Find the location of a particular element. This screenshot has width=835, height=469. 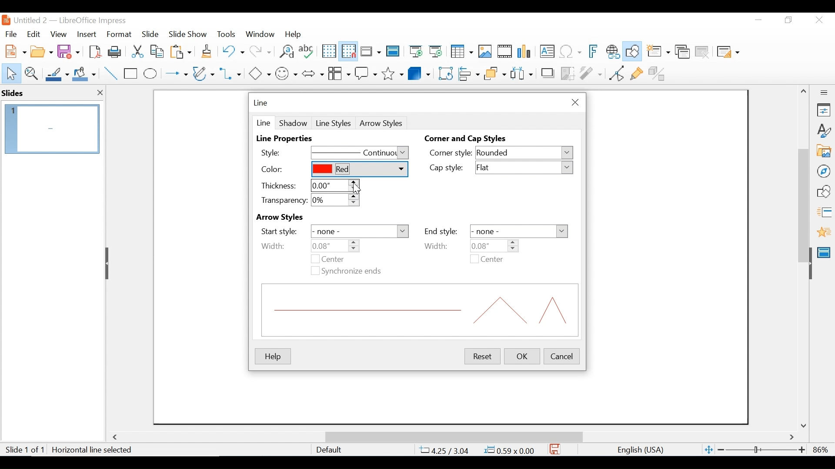

Master Slides is located at coordinates (393, 52).